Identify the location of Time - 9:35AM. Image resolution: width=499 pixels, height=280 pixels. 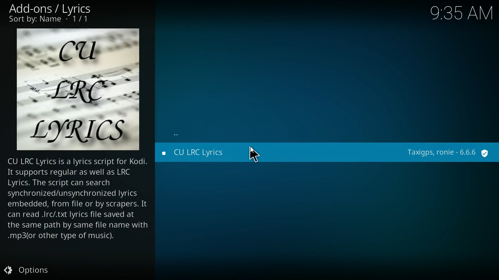
(460, 12).